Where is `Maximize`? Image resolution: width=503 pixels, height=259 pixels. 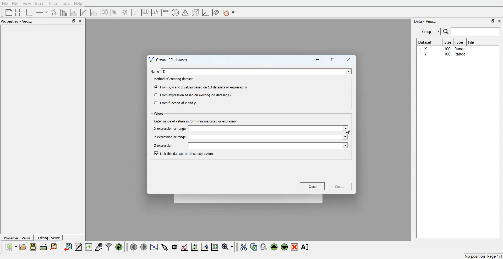 Maximize is located at coordinates (493, 21).